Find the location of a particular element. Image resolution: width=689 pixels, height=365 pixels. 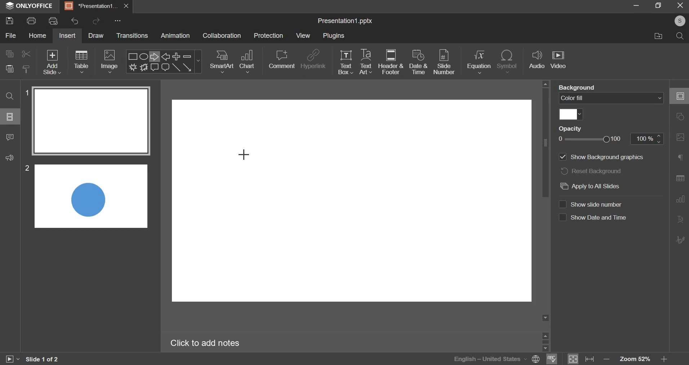

 scroll up  is located at coordinates (546, 335).